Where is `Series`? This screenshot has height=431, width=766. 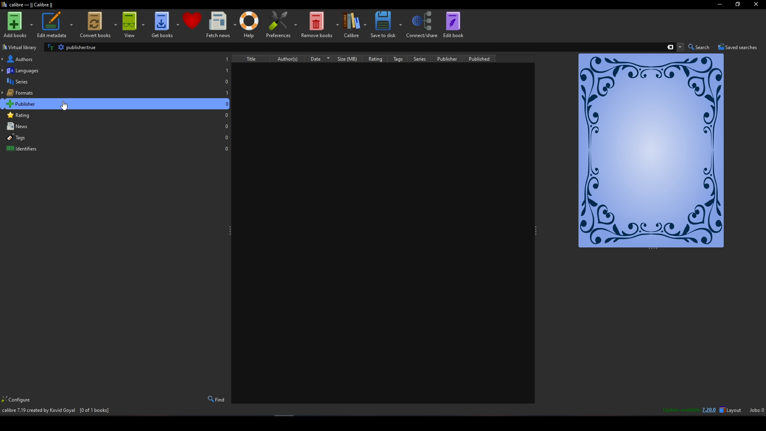 Series is located at coordinates (425, 59).